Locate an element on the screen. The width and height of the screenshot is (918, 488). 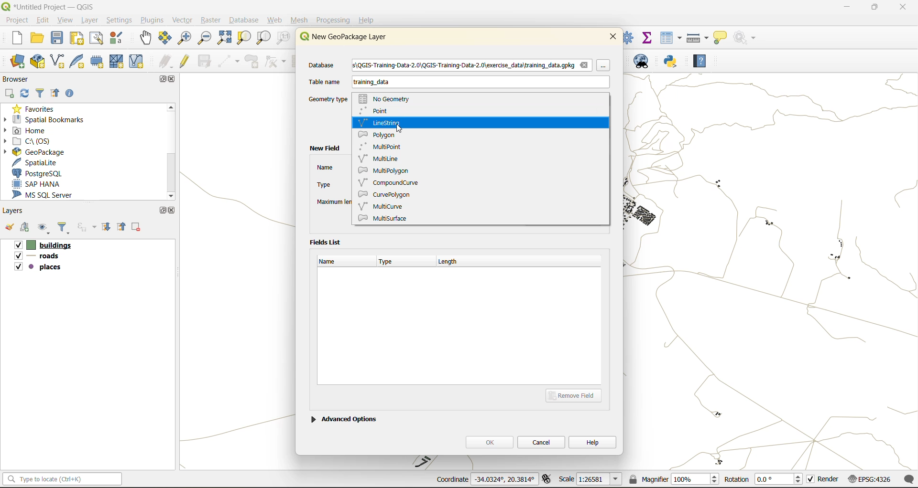
show tips is located at coordinates (721, 38).